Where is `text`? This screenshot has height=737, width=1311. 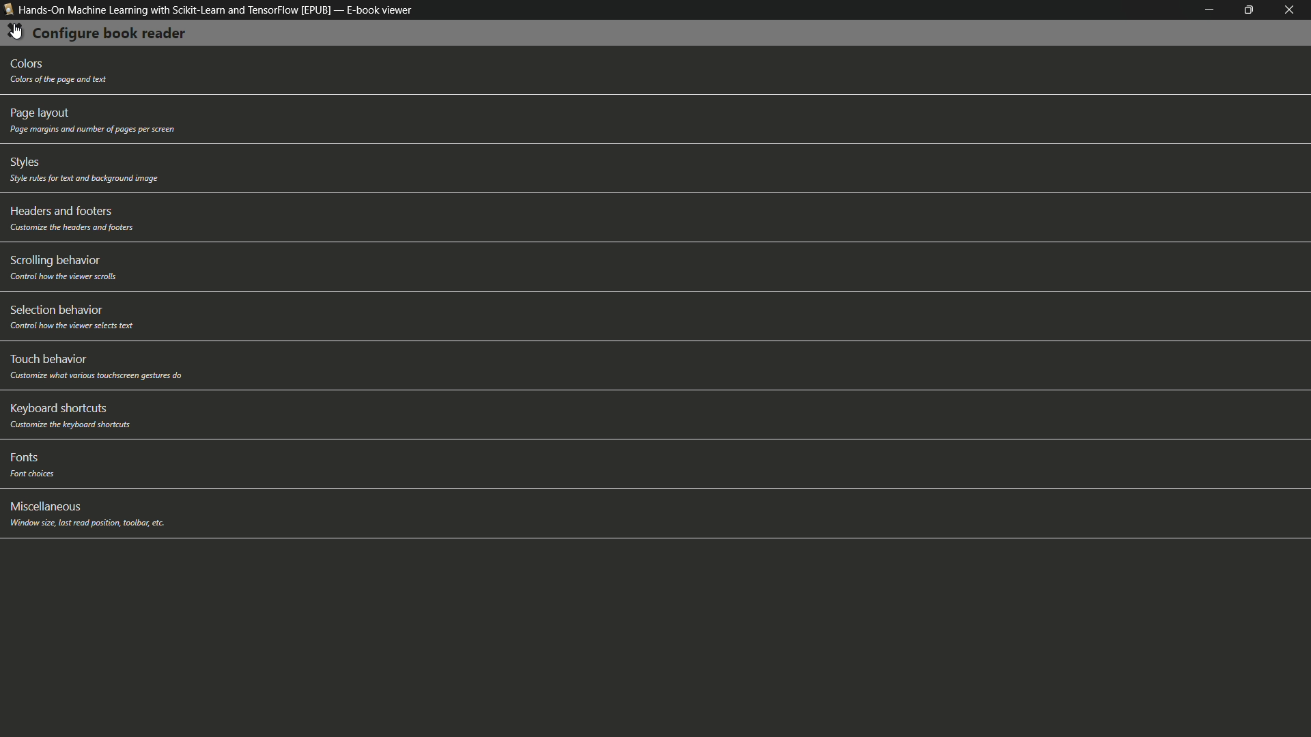 text is located at coordinates (36, 475).